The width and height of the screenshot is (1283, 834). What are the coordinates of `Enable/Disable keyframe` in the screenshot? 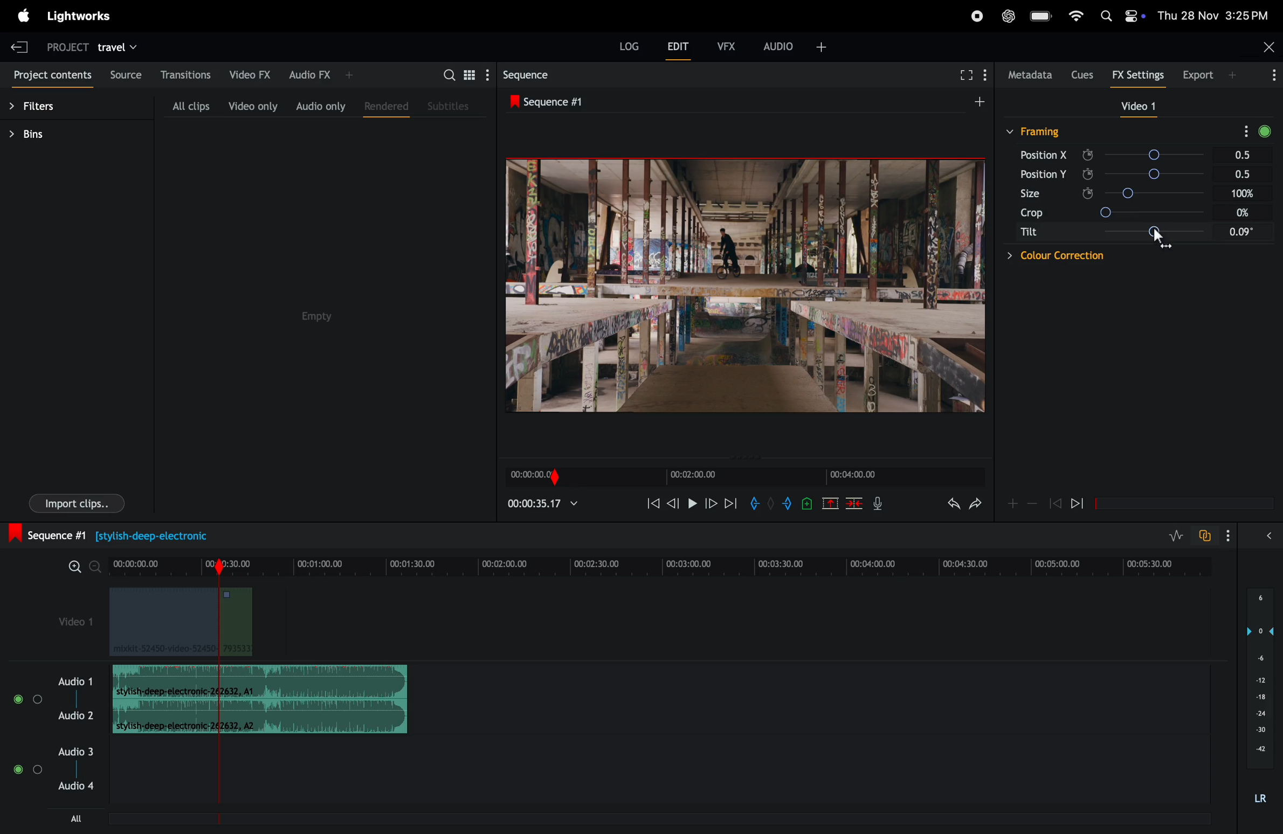 It's located at (1088, 155).